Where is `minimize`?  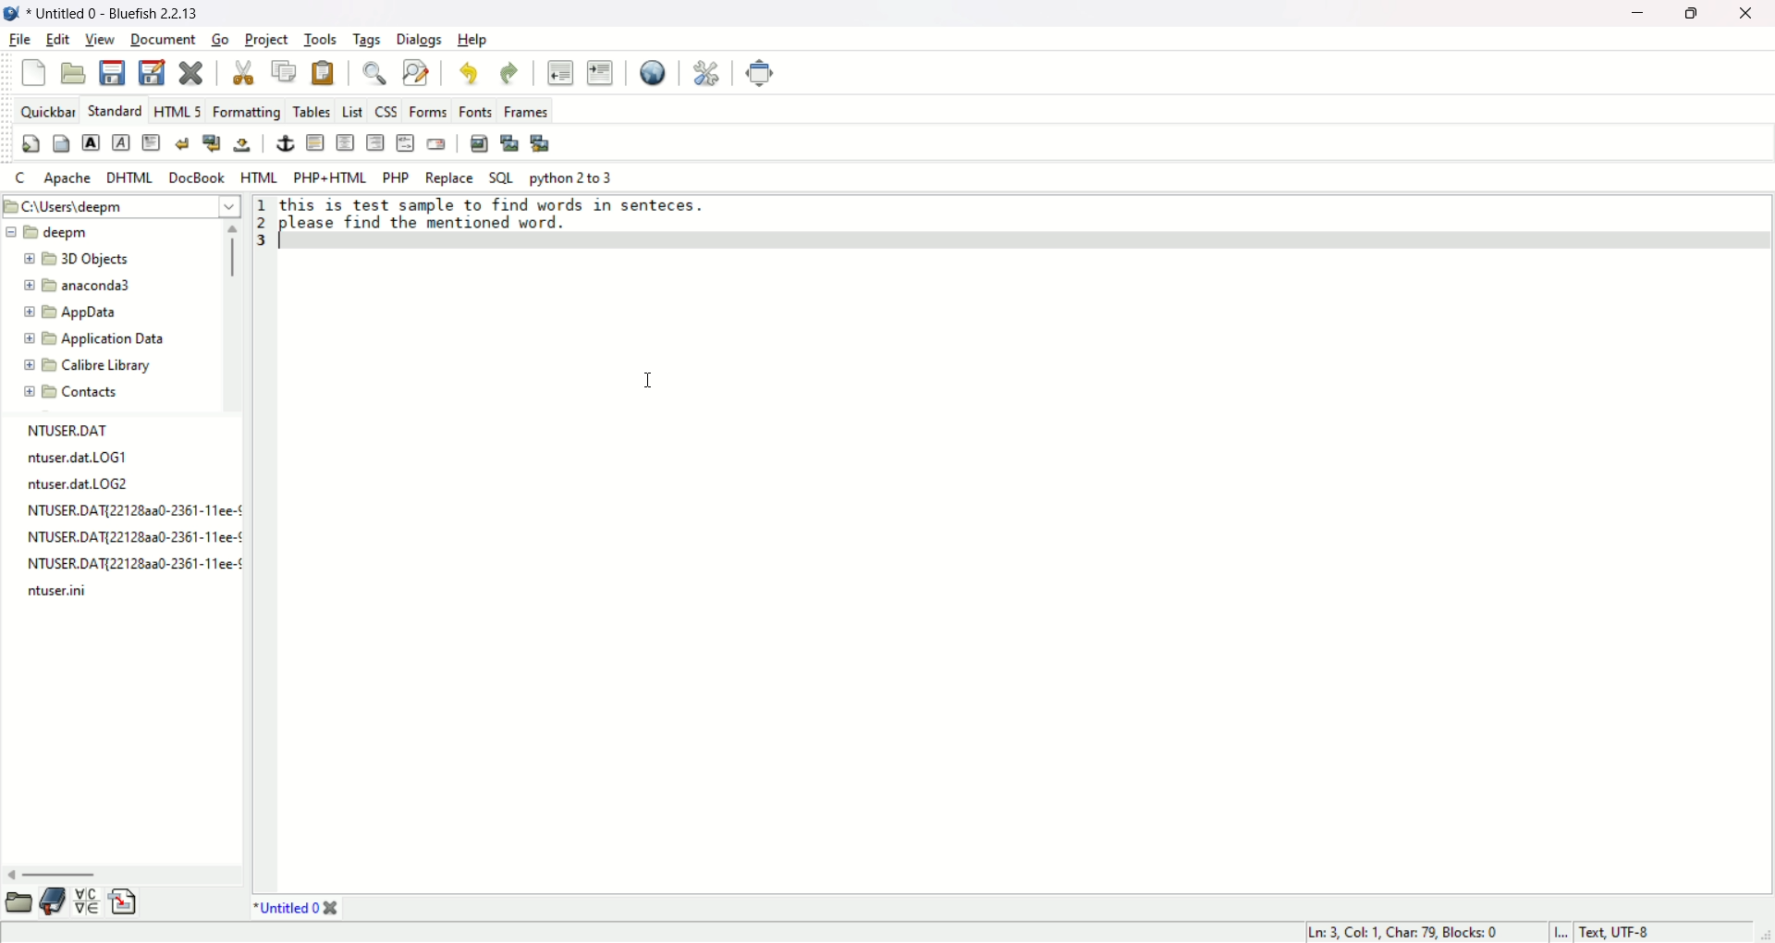
minimize is located at coordinates (1633, 15).